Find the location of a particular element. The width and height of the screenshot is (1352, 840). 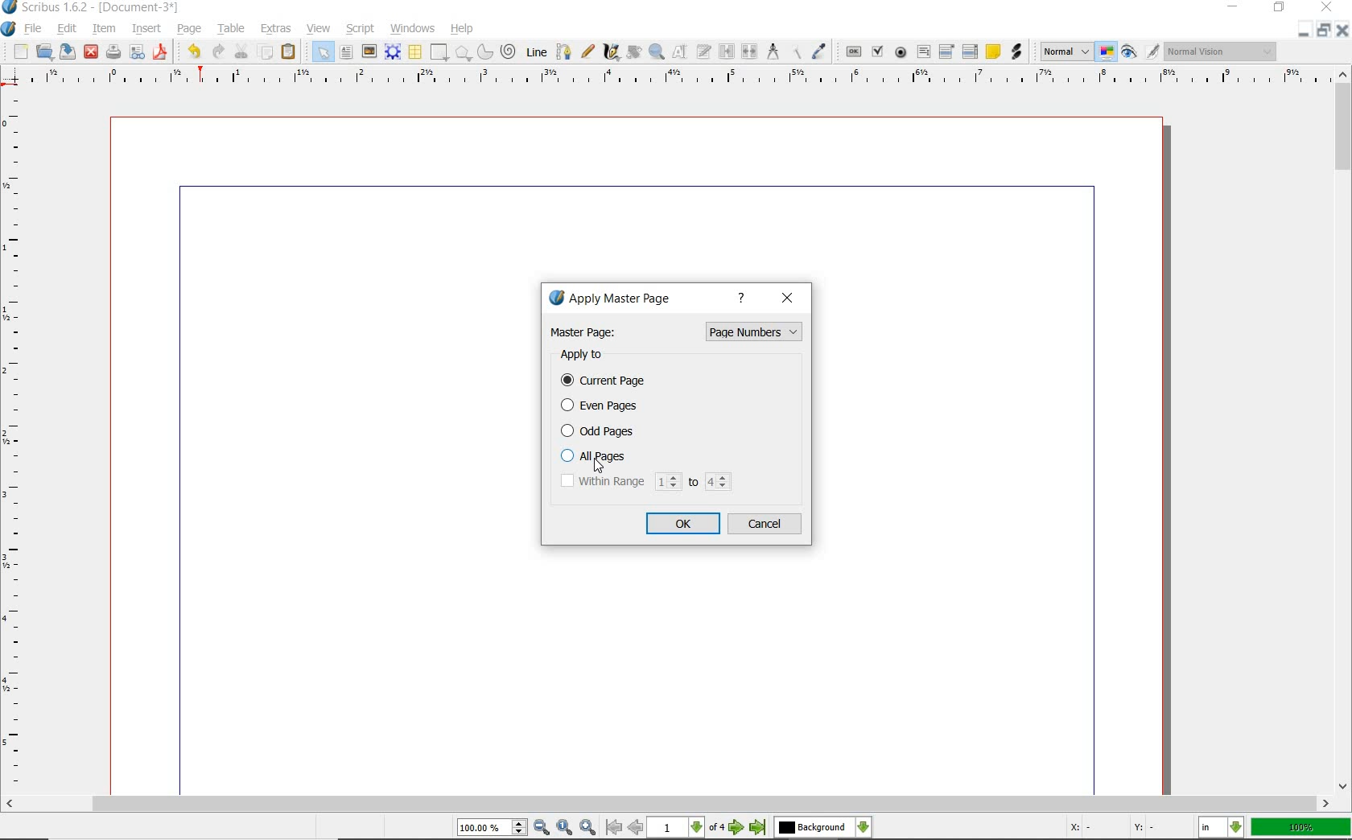

link text frames is located at coordinates (729, 51).